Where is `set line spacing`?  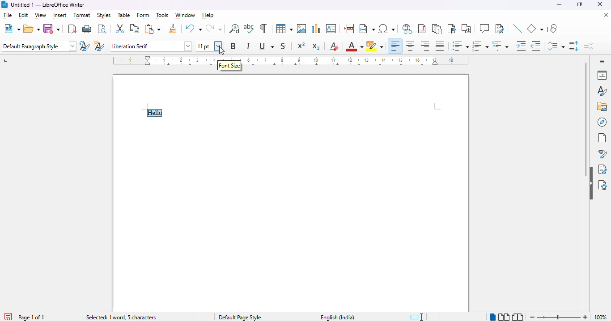
set line spacing is located at coordinates (556, 47).